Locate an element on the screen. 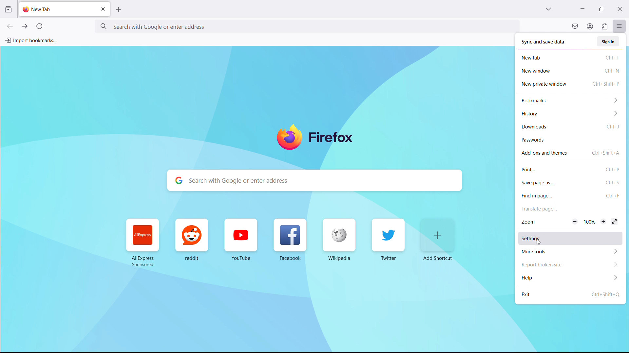  downloads is located at coordinates (571, 127).